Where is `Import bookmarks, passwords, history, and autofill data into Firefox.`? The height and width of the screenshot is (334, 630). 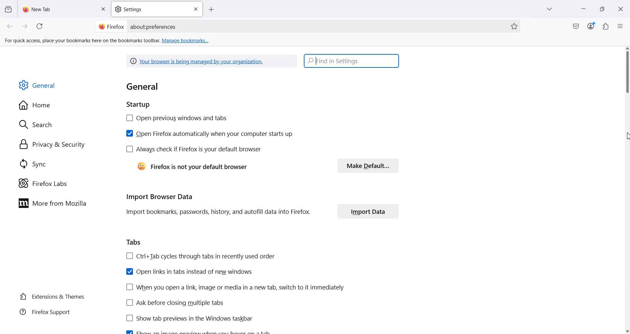
Import bookmarks, passwords, history, and autofill data into Firefox. is located at coordinates (219, 213).